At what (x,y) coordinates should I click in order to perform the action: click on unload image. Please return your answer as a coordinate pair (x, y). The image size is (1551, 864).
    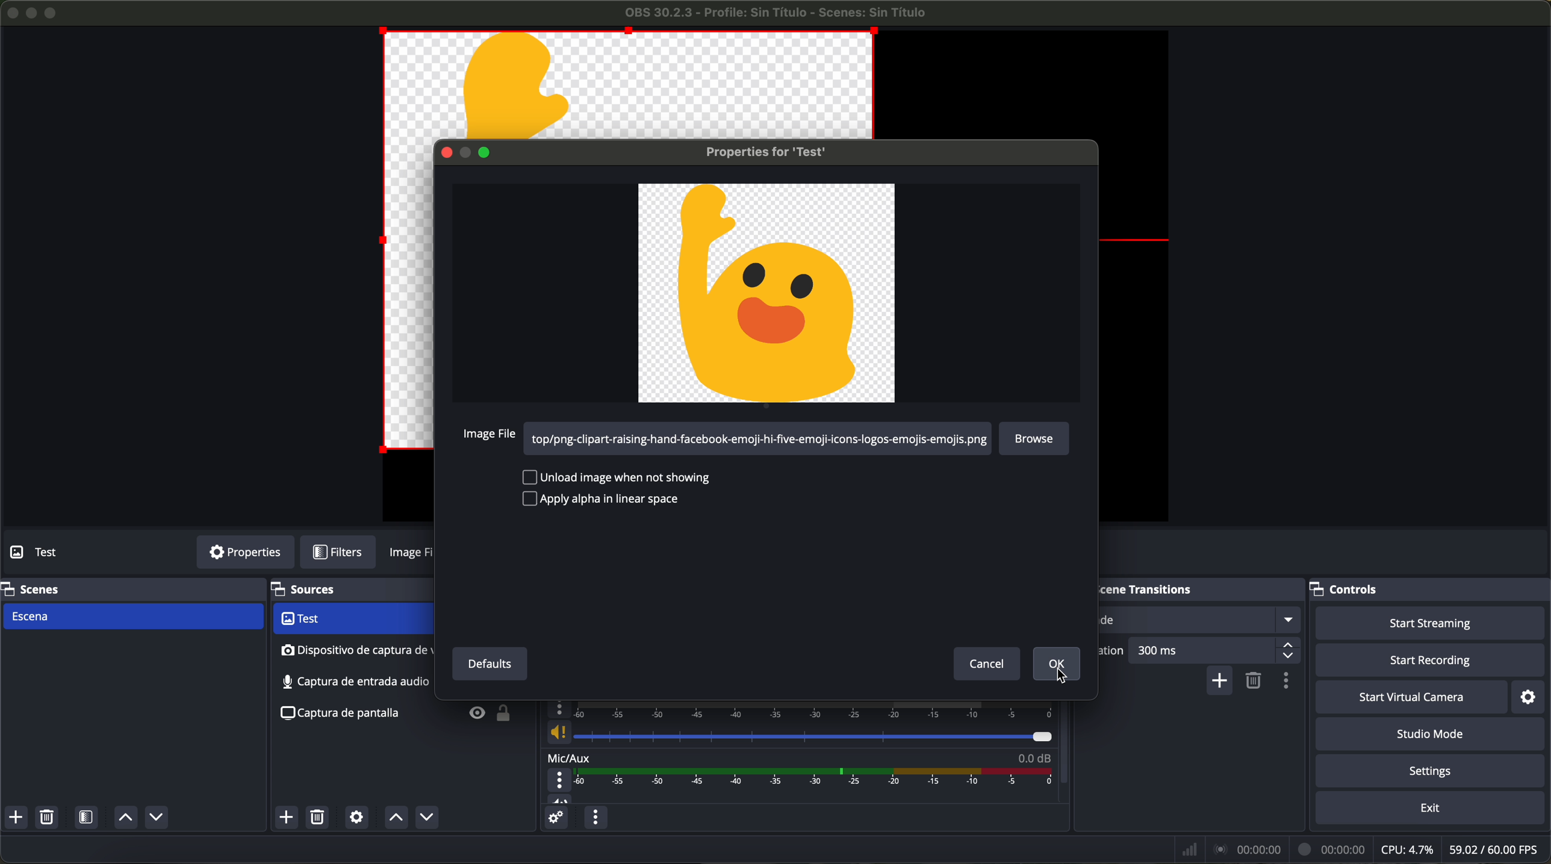
    Looking at the image, I should click on (615, 476).